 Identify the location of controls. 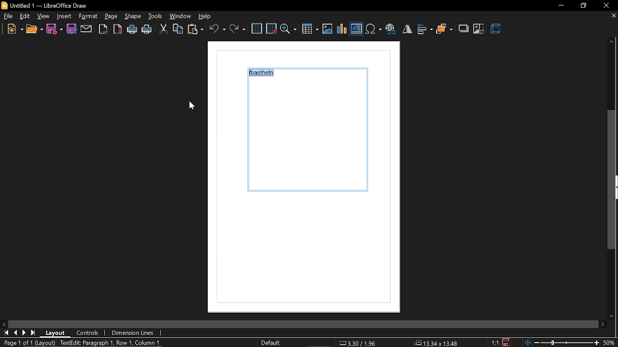
(89, 333).